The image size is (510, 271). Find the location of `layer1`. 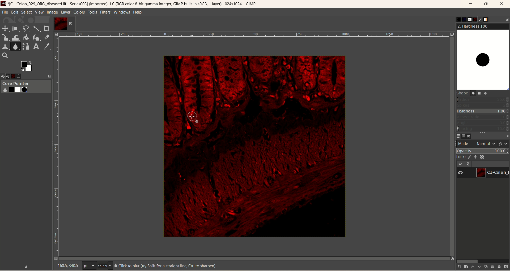

layer1 is located at coordinates (493, 172).